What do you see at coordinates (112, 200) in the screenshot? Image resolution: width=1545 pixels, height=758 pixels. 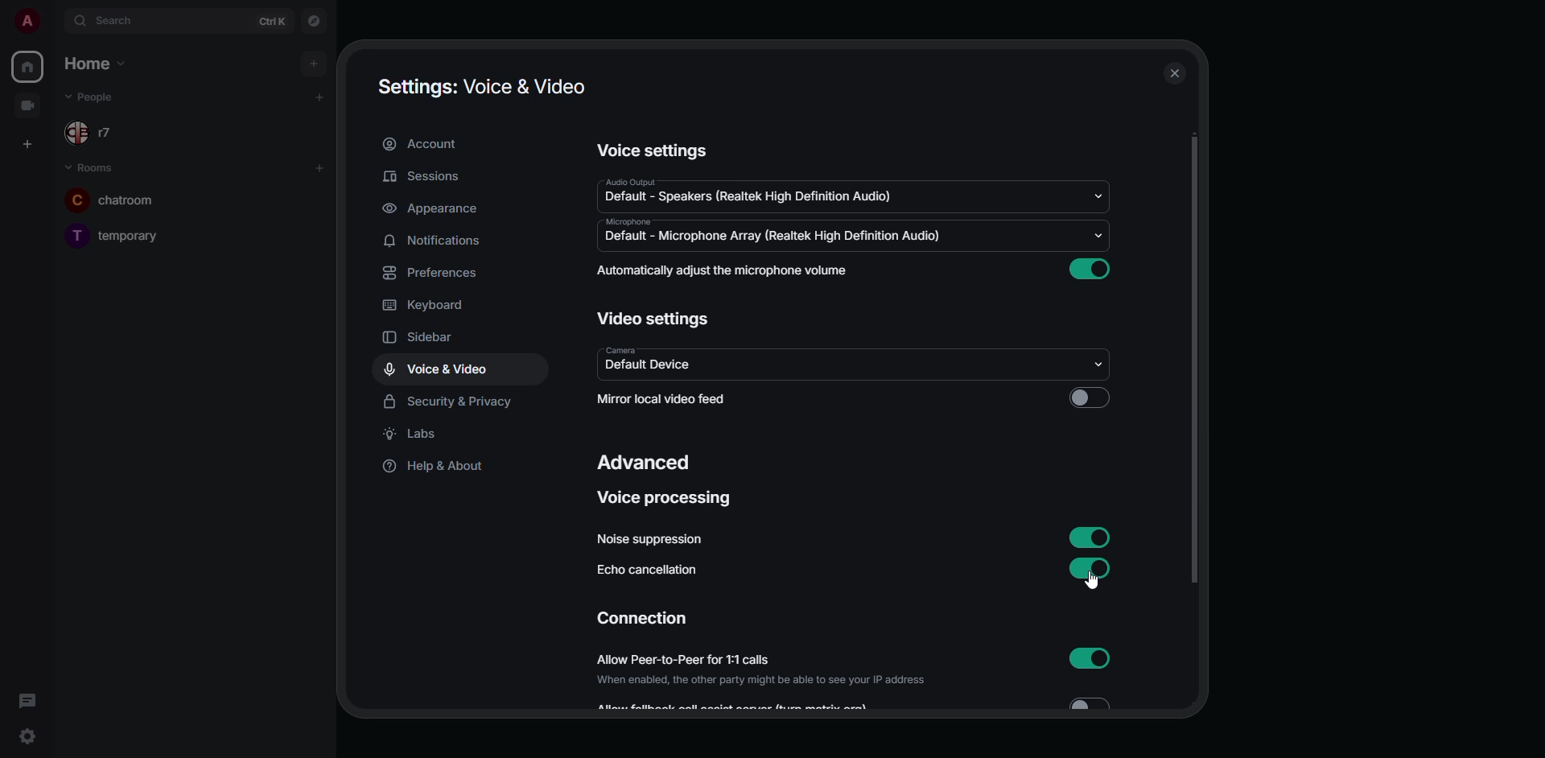 I see `room` at bounding box center [112, 200].